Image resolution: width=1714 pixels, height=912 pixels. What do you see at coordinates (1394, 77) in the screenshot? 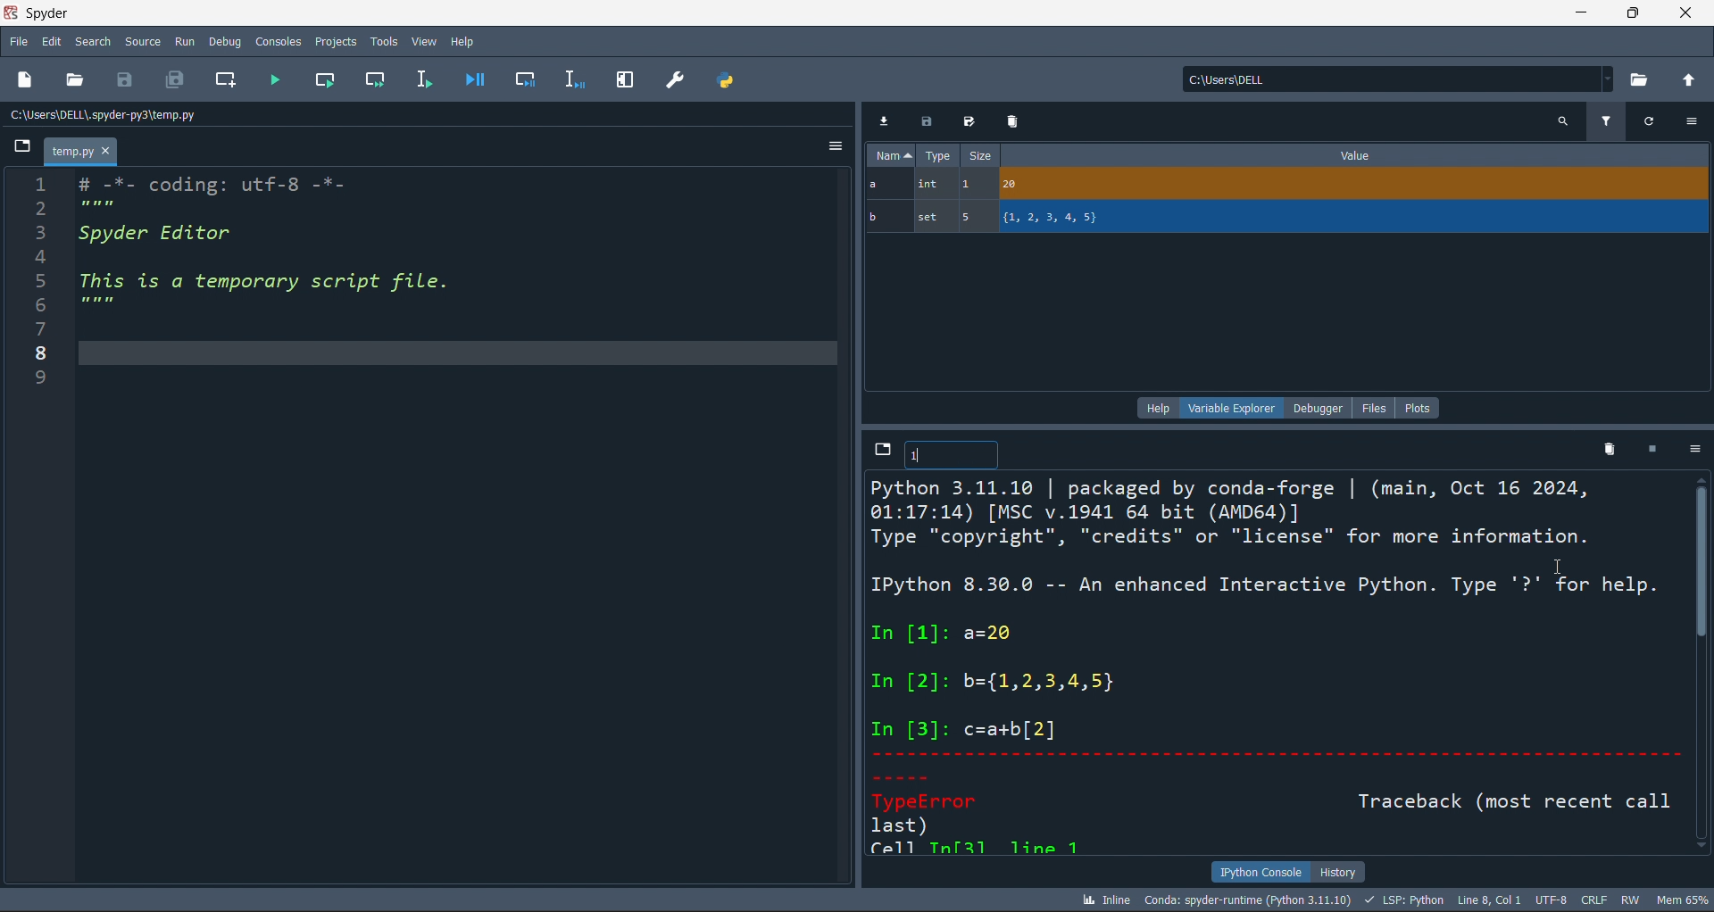
I see `c:\users\dell` at bounding box center [1394, 77].